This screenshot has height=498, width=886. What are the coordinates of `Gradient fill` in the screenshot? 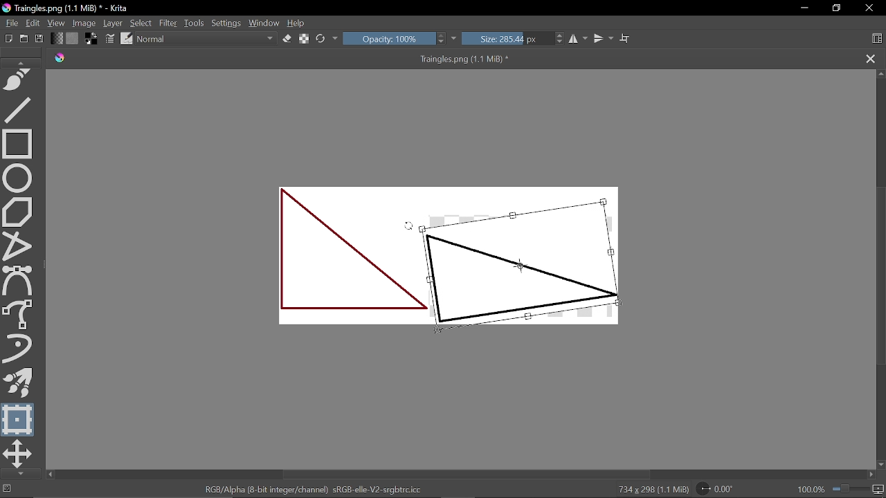 It's located at (56, 39).